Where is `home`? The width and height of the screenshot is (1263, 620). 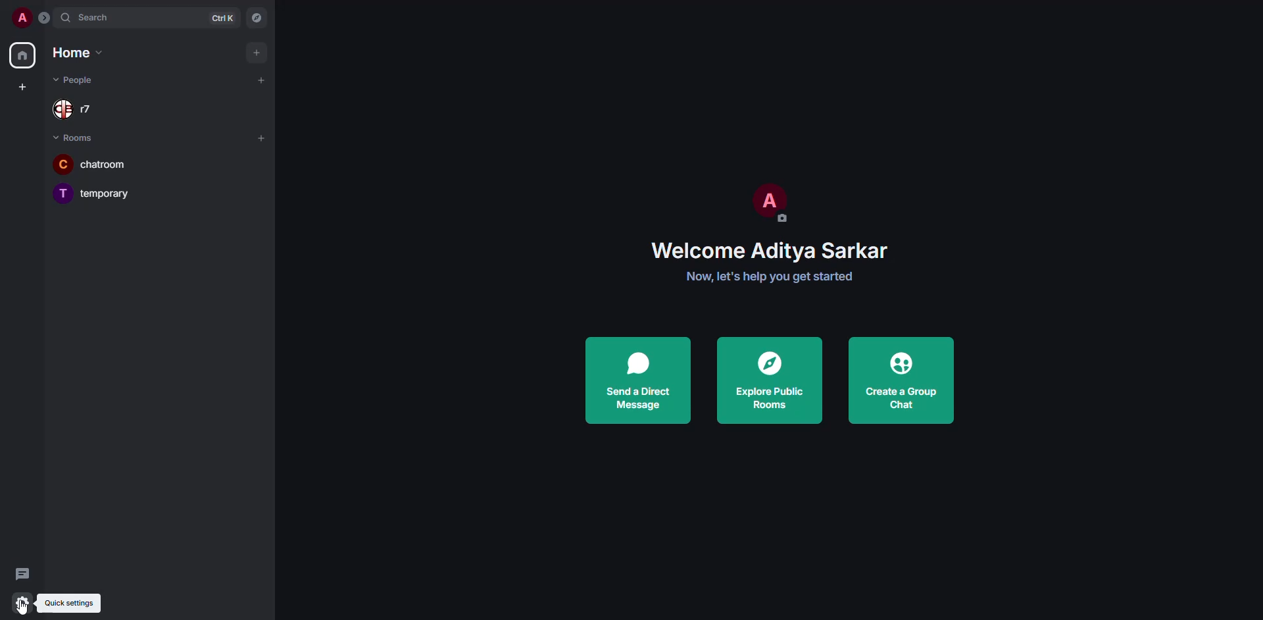 home is located at coordinates (22, 55).